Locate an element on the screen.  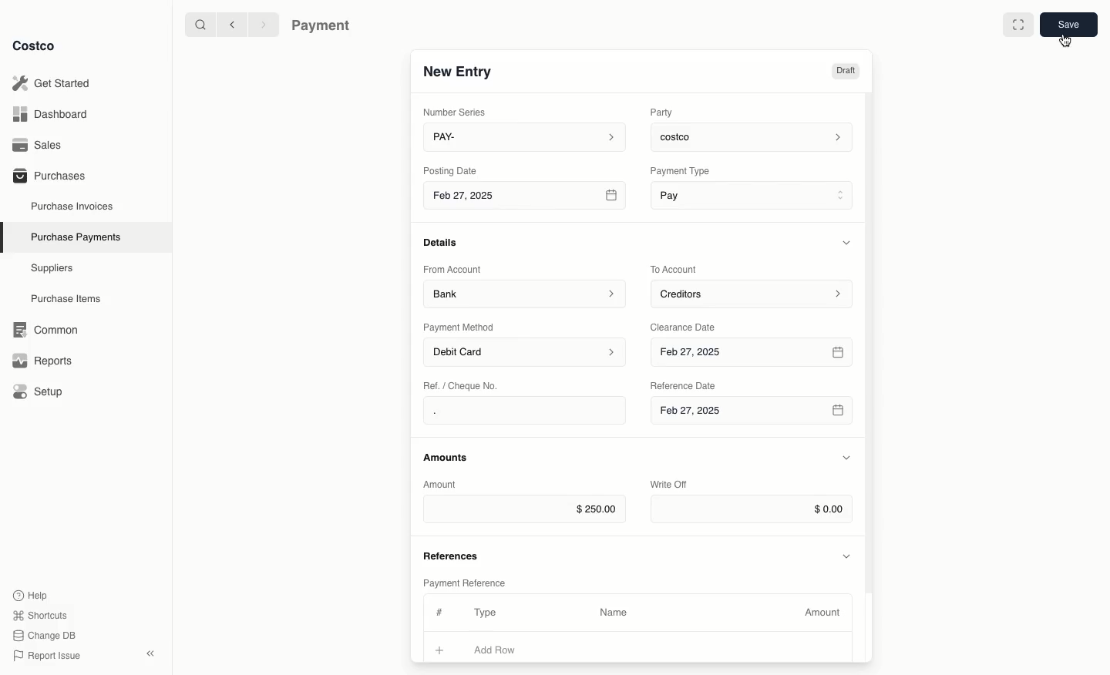
Costco is located at coordinates (33, 45).